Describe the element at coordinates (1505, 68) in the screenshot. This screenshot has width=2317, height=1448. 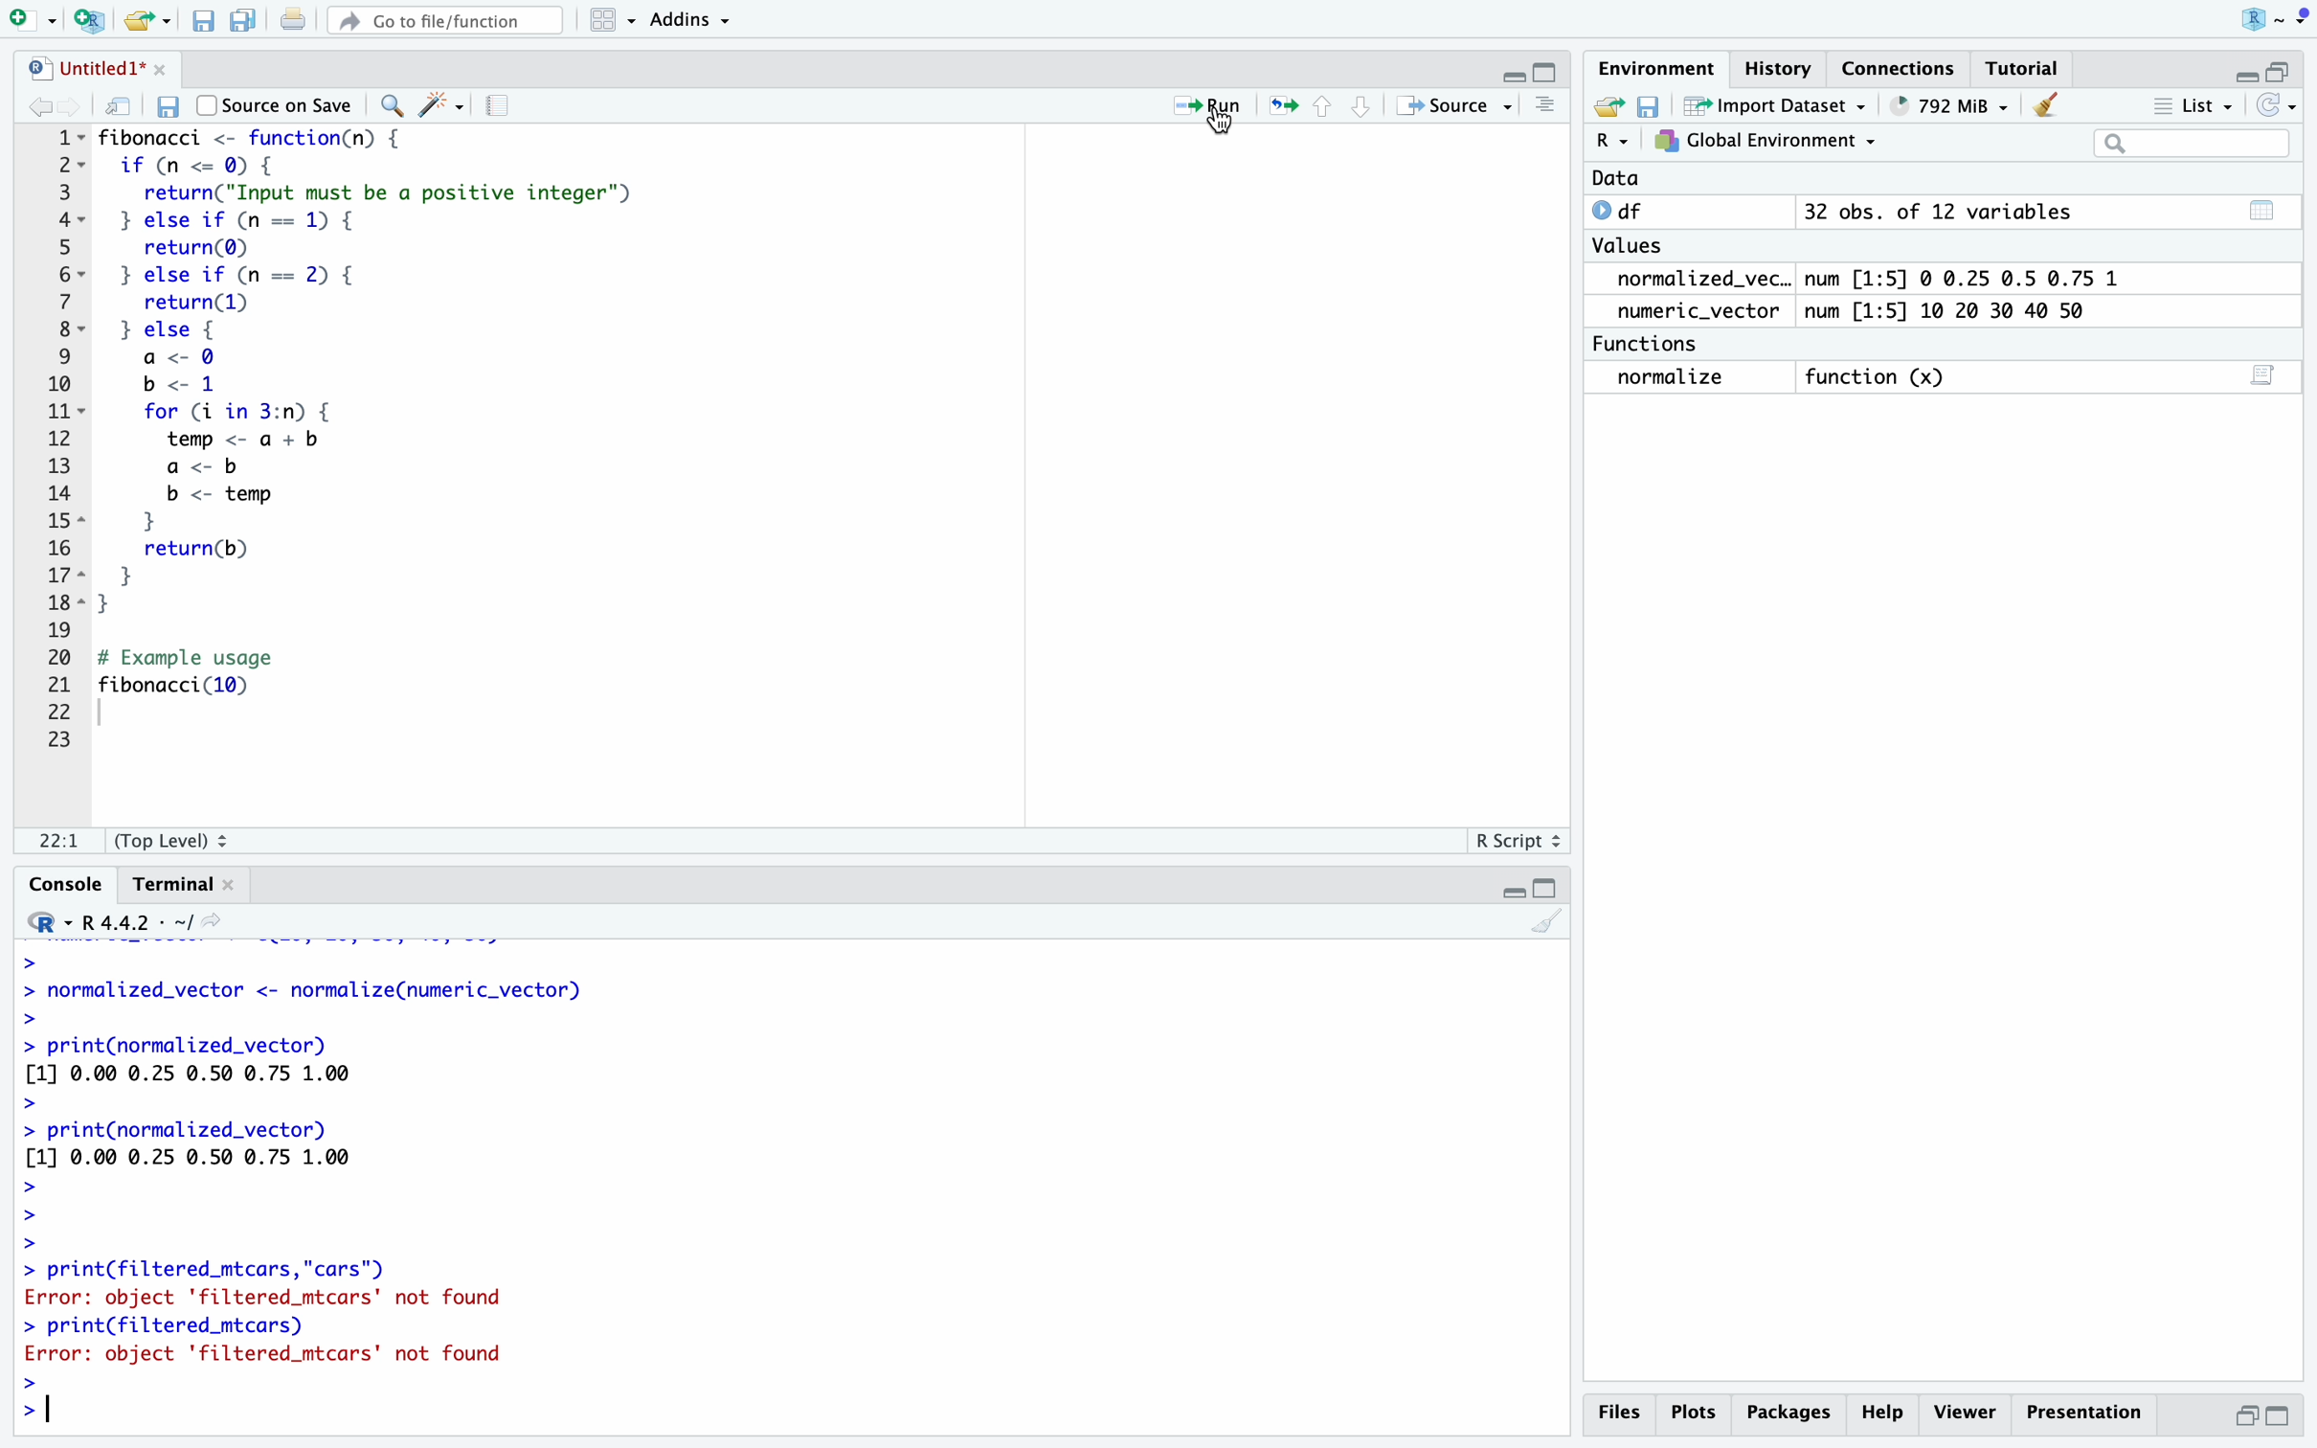
I see `minimize` at that location.